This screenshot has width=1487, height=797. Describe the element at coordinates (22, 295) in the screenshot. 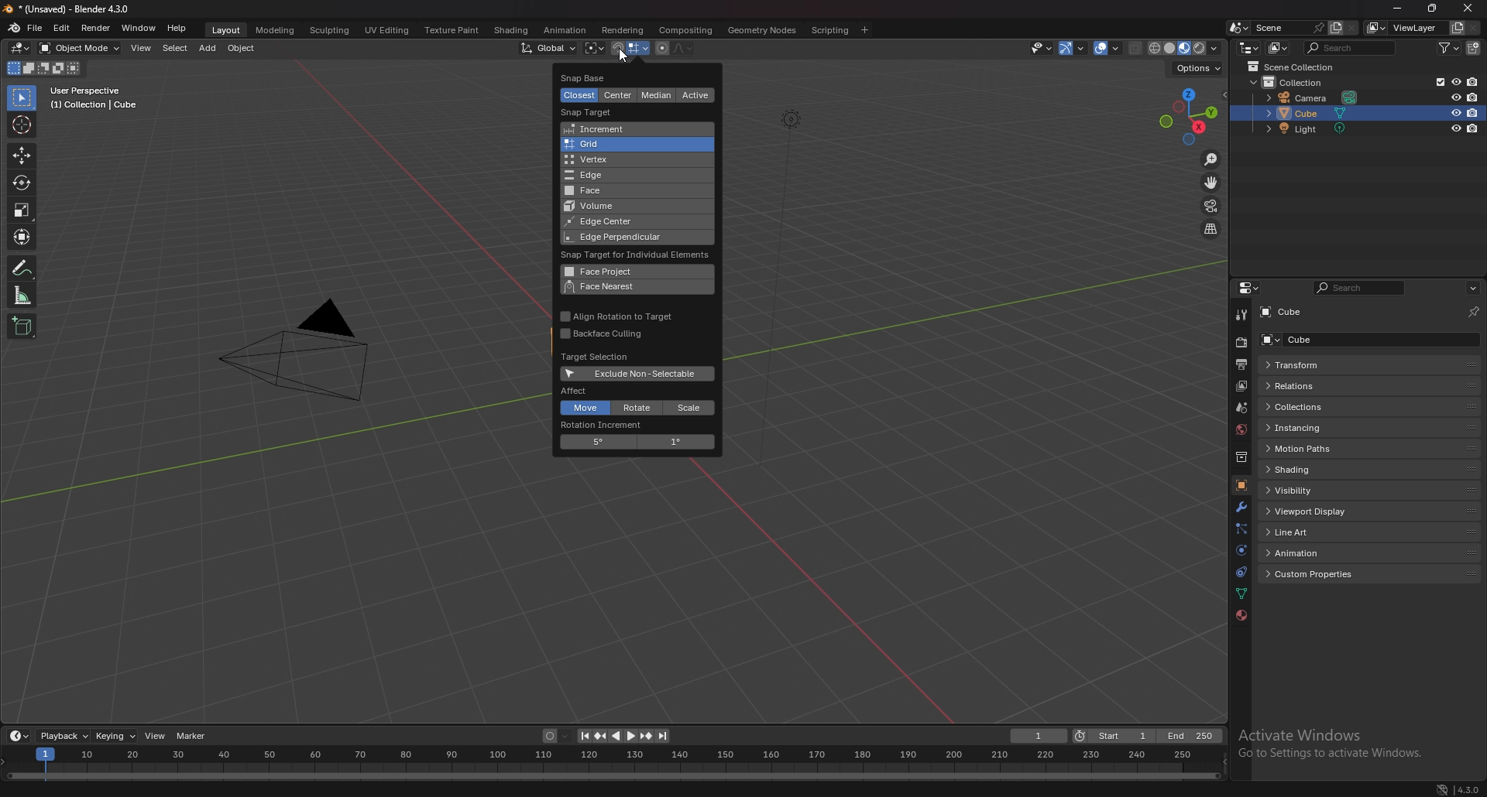

I see `measure` at that location.